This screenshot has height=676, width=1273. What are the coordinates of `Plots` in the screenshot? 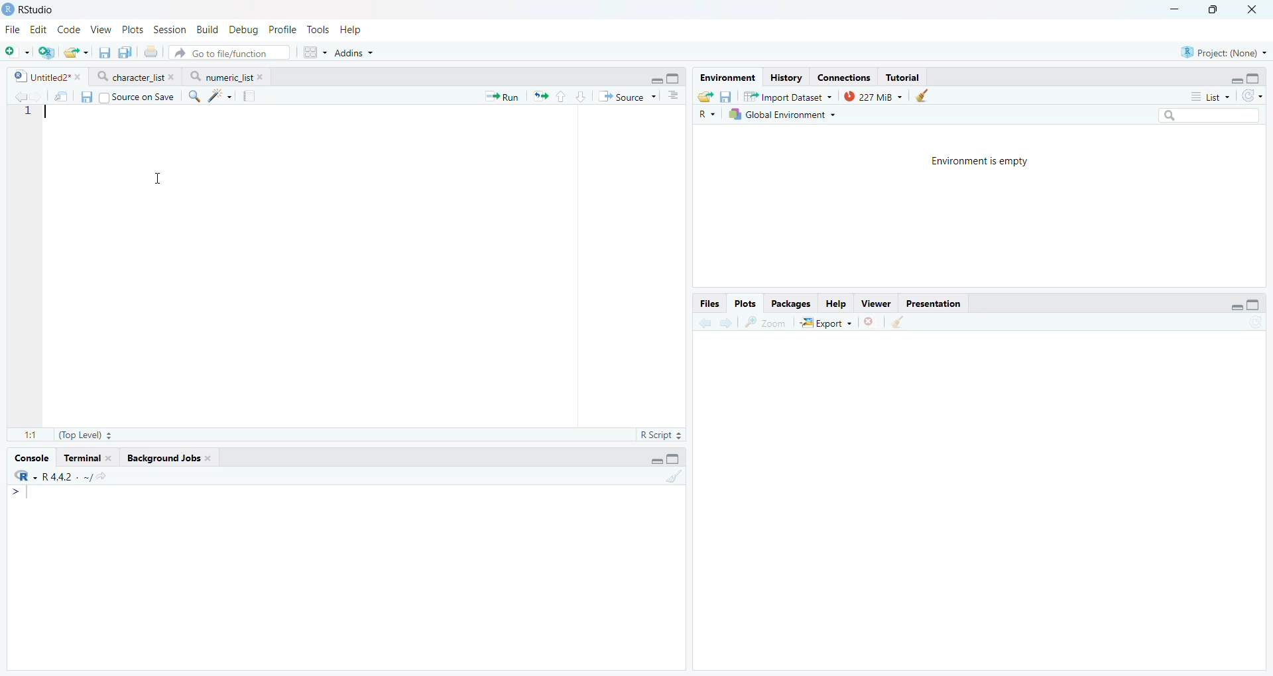 It's located at (133, 28).